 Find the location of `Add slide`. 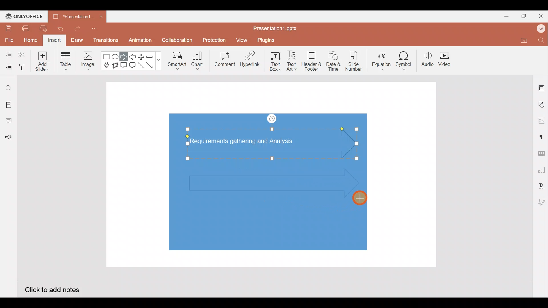

Add slide is located at coordinates (41, 60).